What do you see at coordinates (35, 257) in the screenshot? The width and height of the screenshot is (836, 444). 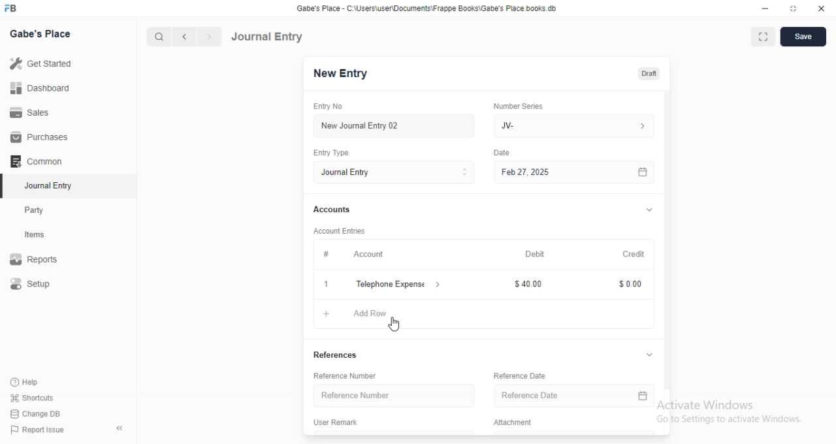 I see `Reports` at bounding box center [35, 257].